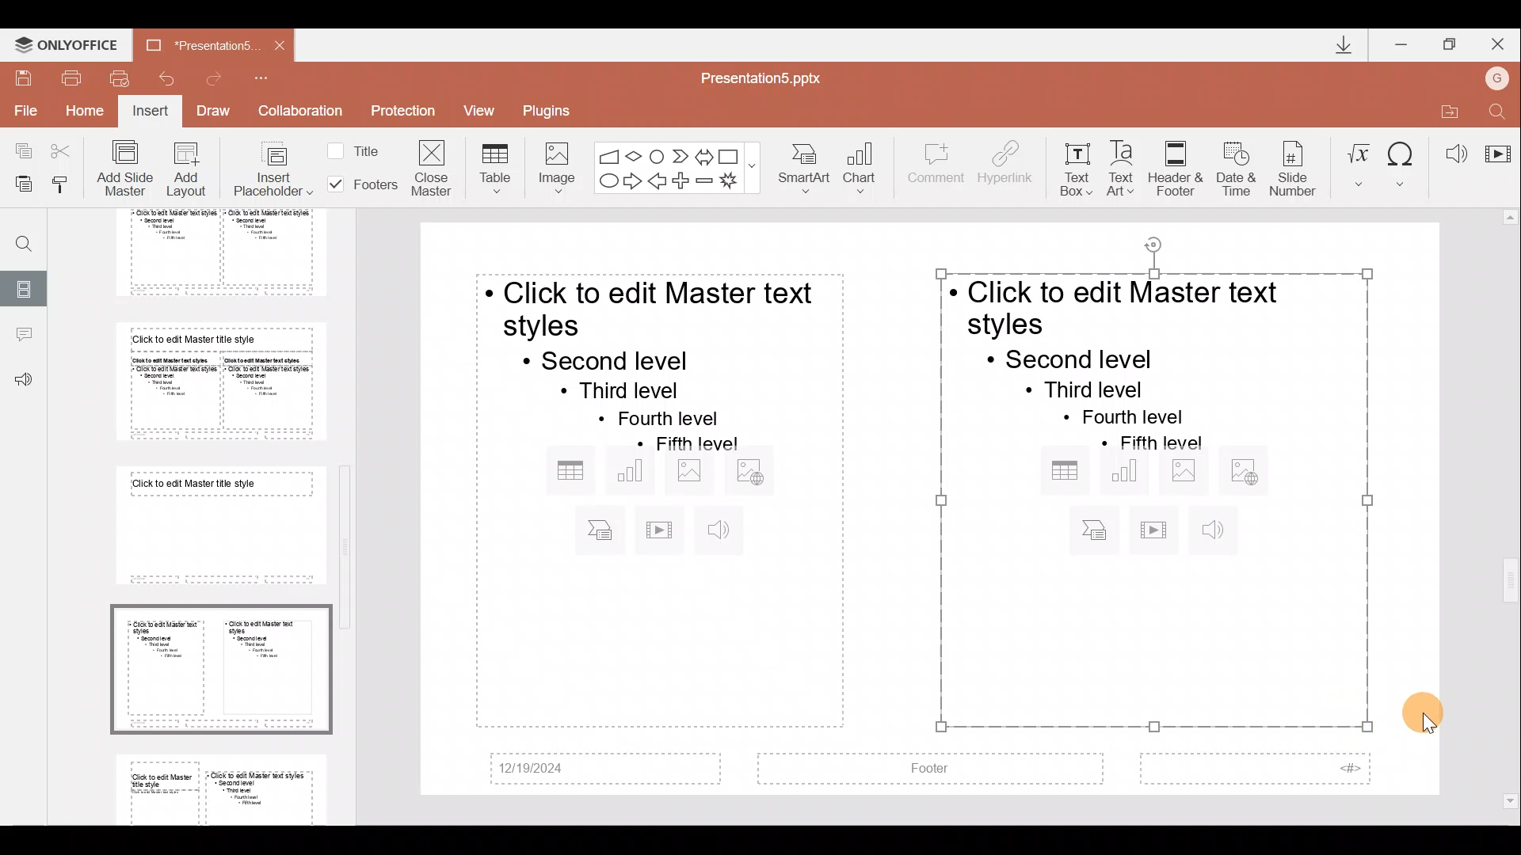 The width and height of the screenshot is (1521, 855). Describe the element at coordinates (1427, 706) in the screenshot. I see `Cursor` at that location.